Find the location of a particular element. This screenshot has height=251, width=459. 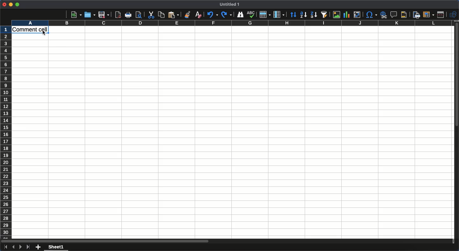

Add new sheet is located at coordinates (38, 247).